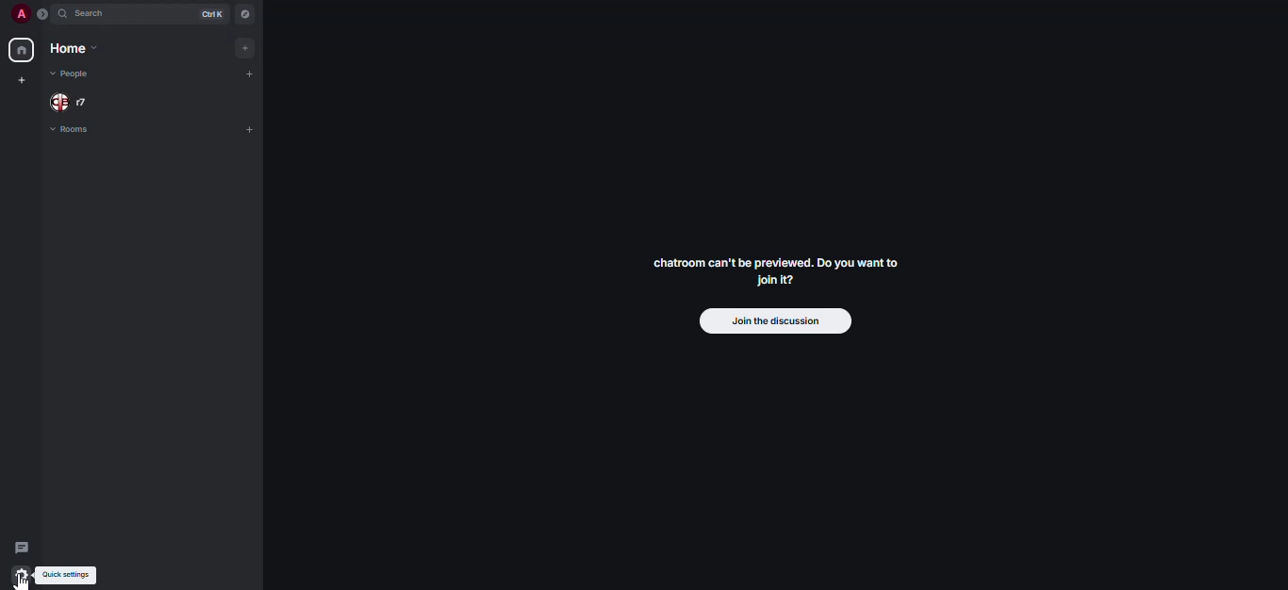 The height and width of the screenshot is (590, 1288). Describe the element at coordinates (79, 48) in the screenshot. I see `home` at that location.